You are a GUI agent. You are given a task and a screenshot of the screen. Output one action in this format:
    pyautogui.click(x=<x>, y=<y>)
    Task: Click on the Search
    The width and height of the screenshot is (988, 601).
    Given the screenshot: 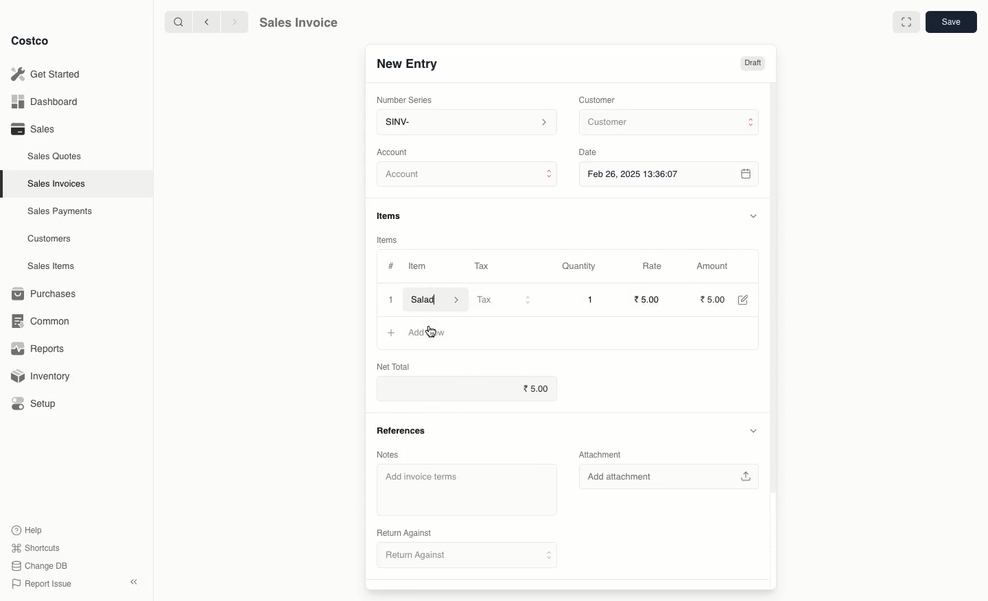 What is the action you would take?
    pyautogui.click(x=176, y=21)
    